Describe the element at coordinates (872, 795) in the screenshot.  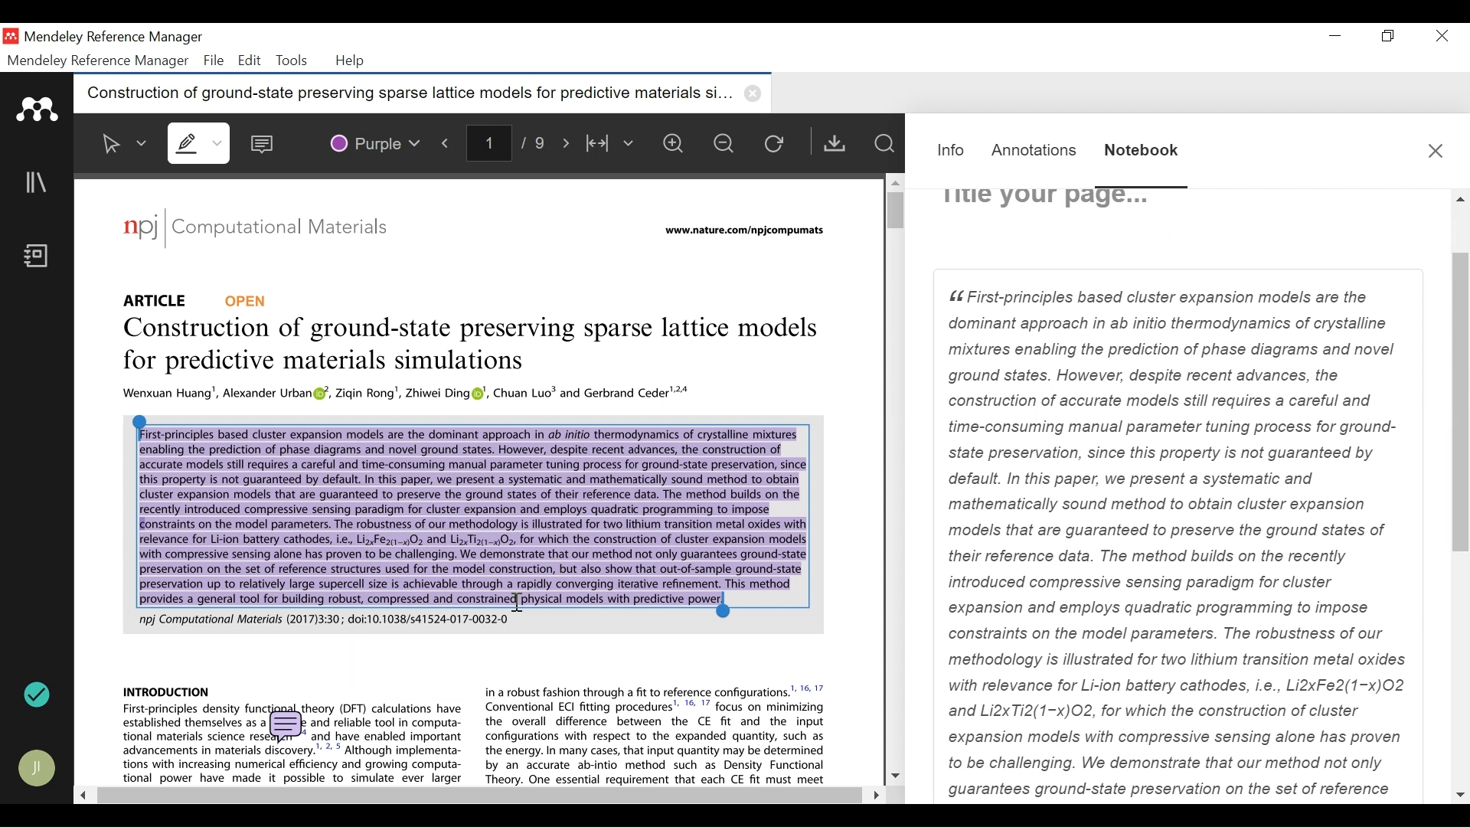
I see `Scroll Right` at that location.